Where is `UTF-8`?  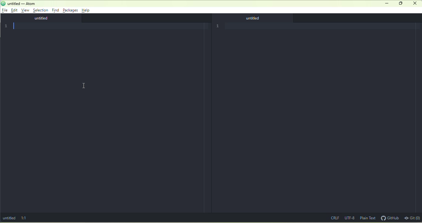
UTF-8 is located at coordinates (350, 217).